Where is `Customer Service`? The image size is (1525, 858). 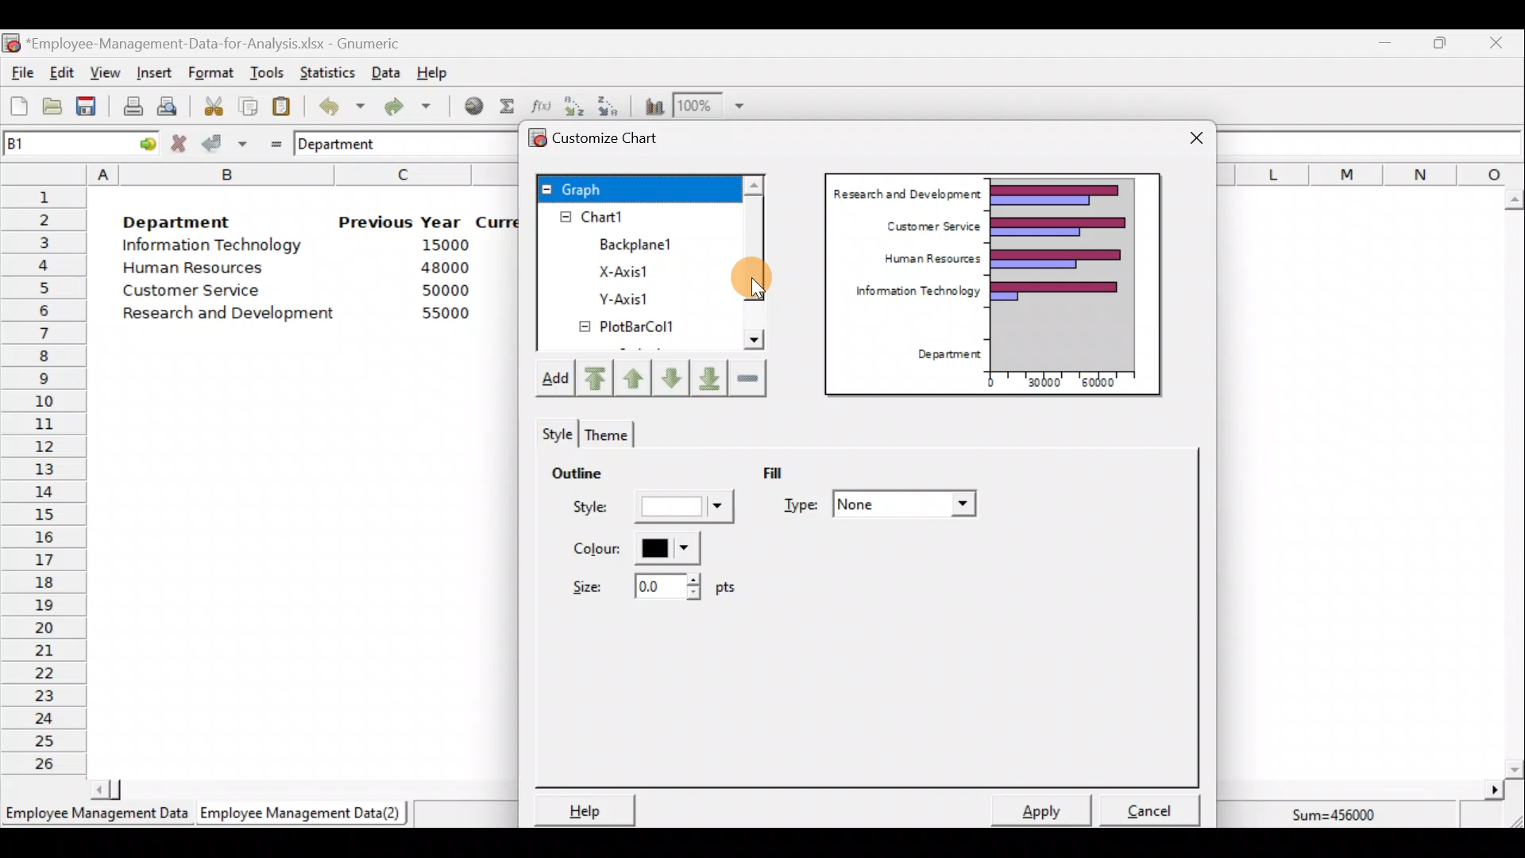
Customer Service is located at coordinates (195, 294).